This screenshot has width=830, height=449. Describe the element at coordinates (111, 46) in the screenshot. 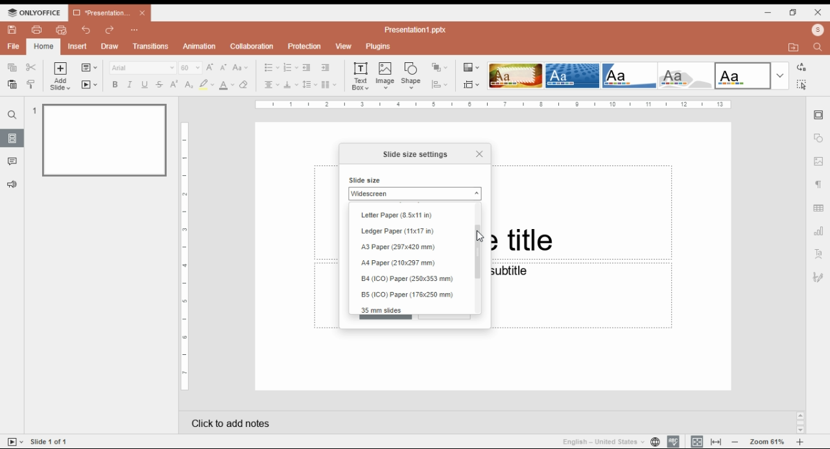

I see `draw` at that location.